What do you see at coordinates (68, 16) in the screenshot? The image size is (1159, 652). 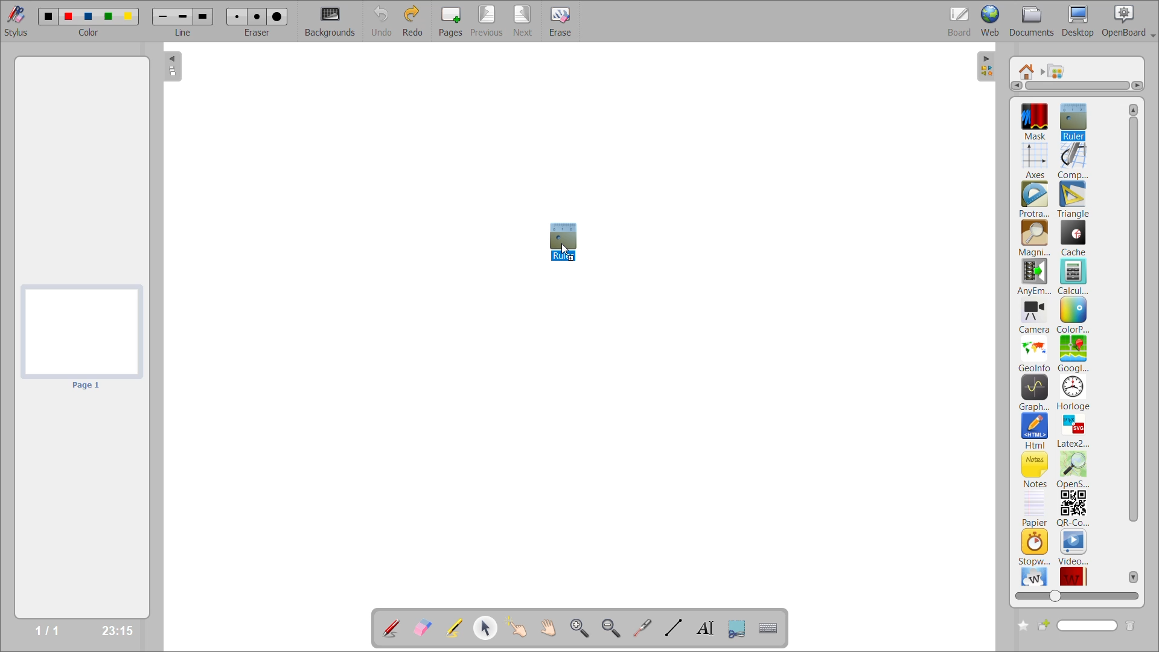 I see `color 2` at bounding box center [68, 16].